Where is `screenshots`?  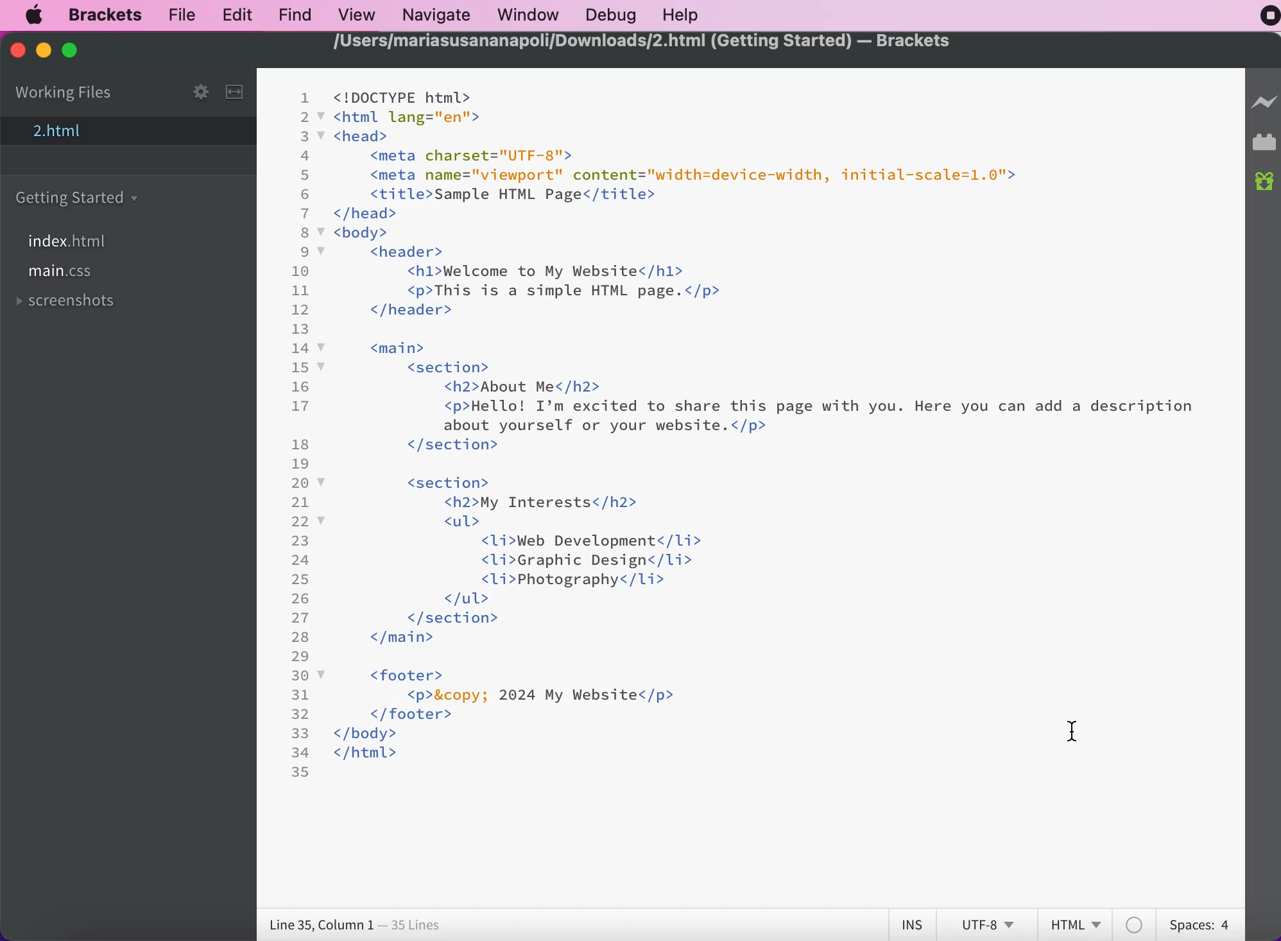 screenshots is located at coordinates (72, 300).